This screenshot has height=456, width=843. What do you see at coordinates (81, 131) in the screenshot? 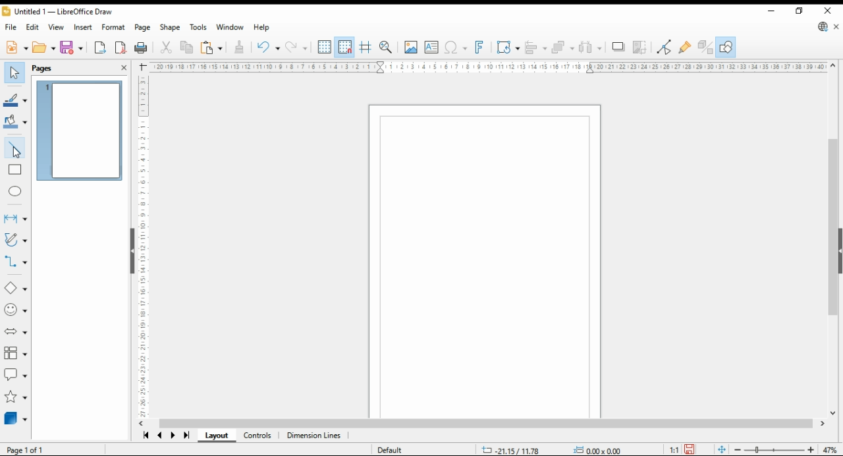
I see `page 1` at bounding box center [81, 131].